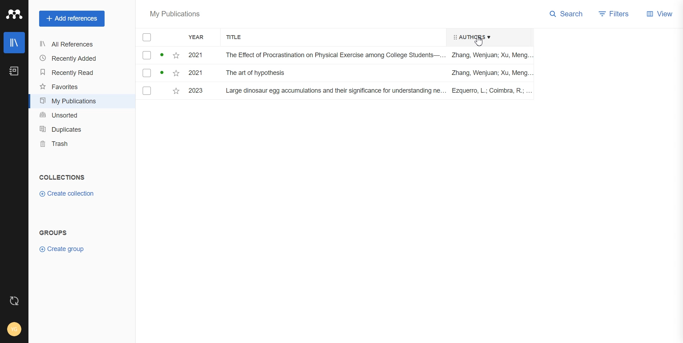 The image size is (683, 343). What do you see at coordinates (72, 19) in the screenshot?
I see `Add references` at bounding box center [72, 19].